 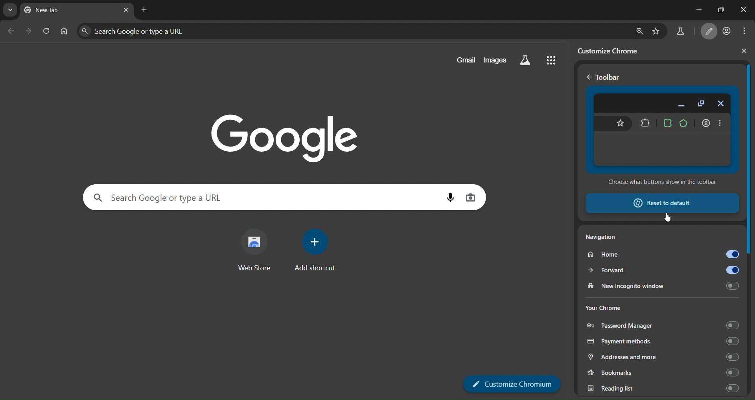 I want to click on navigation, so click(x=636, y=239).